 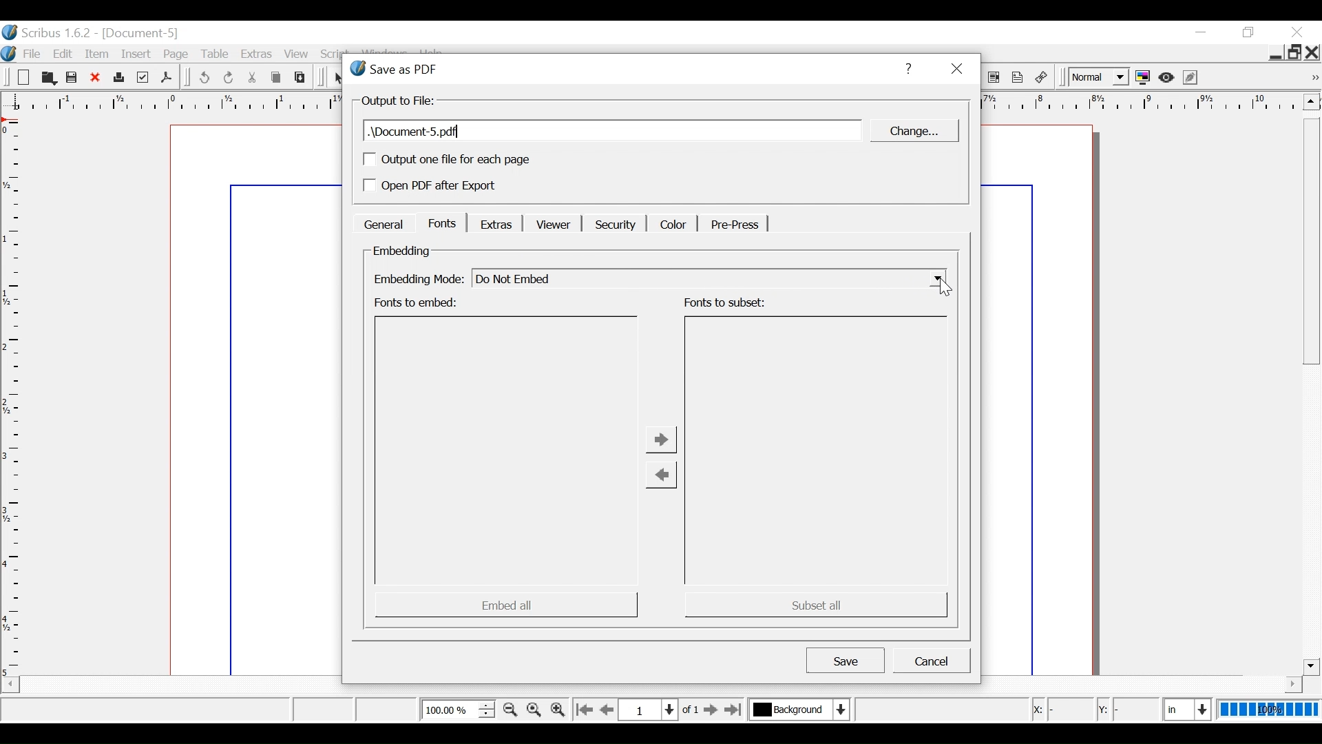 What do you see at coordinates (142, 34) in the screenshot?
I see `Document name` at bounding box center [142, 34].